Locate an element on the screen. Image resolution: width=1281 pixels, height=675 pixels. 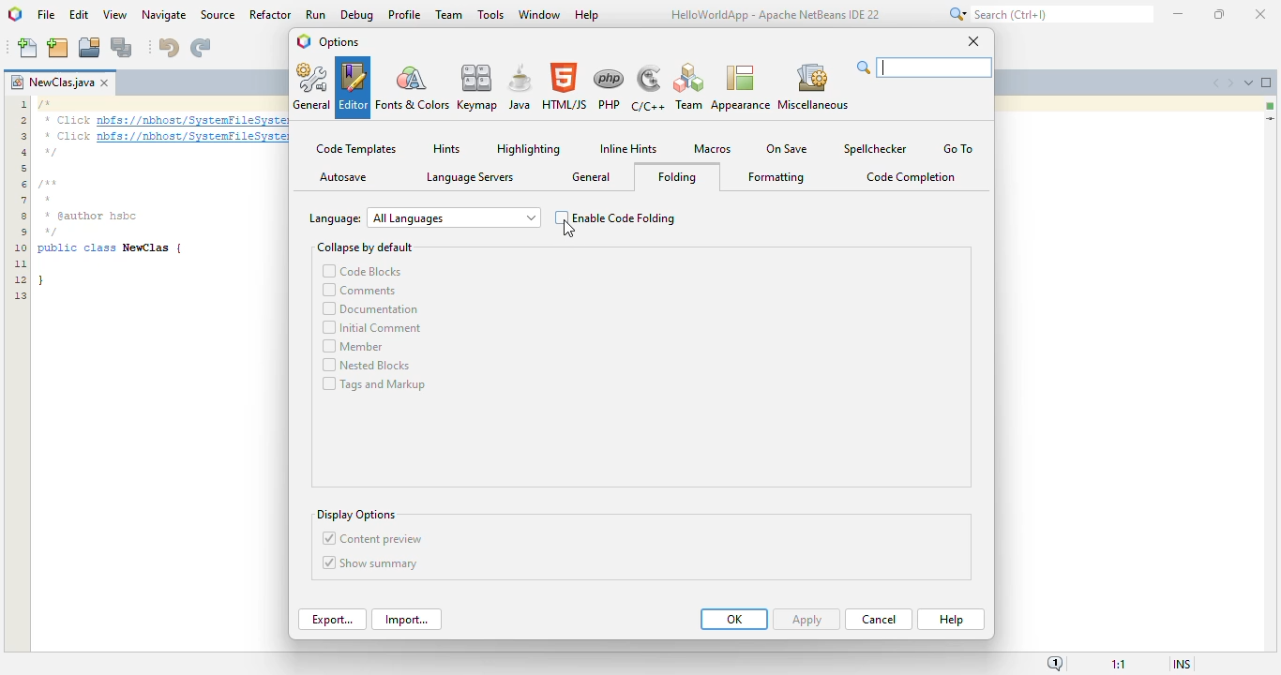
no errors is located at coordinates (1271, 106).